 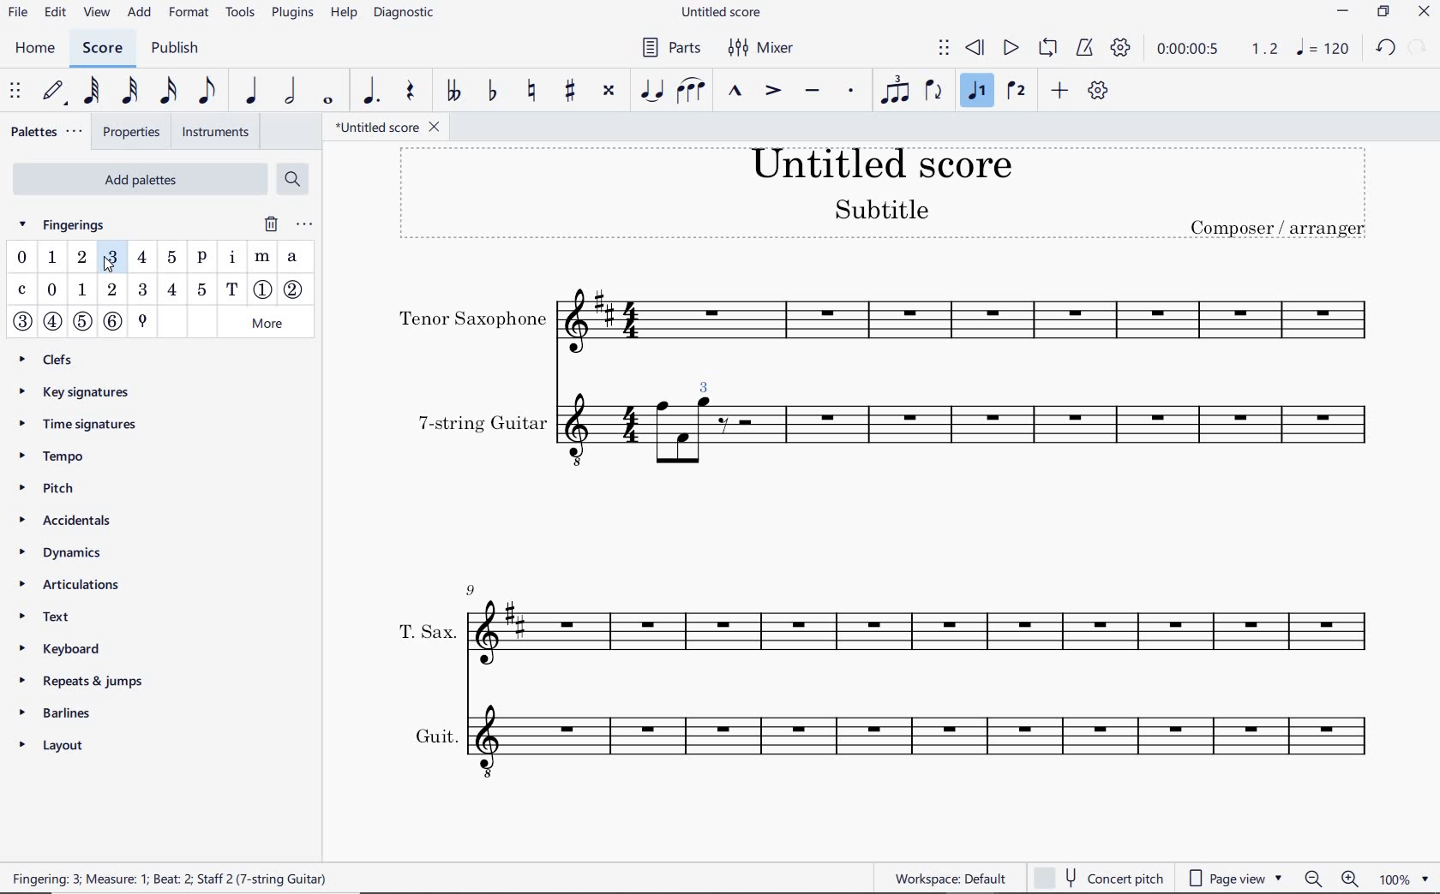 What do you see at coordinates (69, 326) in the screenshot?
I see `string numbers` at bounding box center [69, 326].